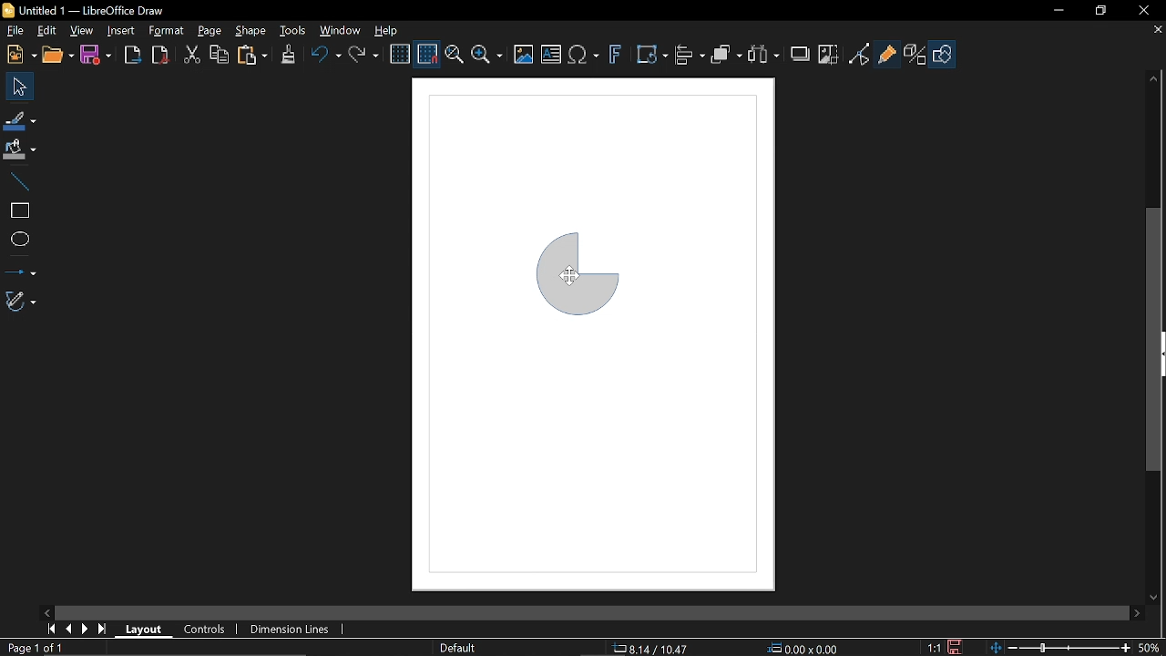 The width and height of the screenshot is (1166, 656). Describe the element at coordinates (210, 29) in the screenshot. I see `page` at that location.